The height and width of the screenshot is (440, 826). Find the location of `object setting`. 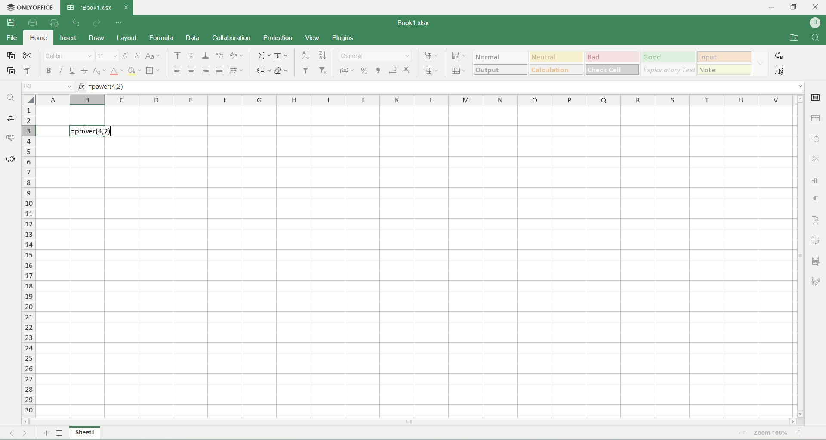

object setting is located at coordinates (816, 138).